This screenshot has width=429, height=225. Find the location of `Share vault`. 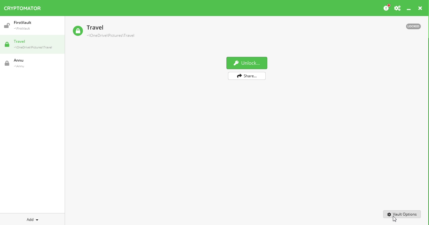

Share vault is located at coordinates (252, 76).